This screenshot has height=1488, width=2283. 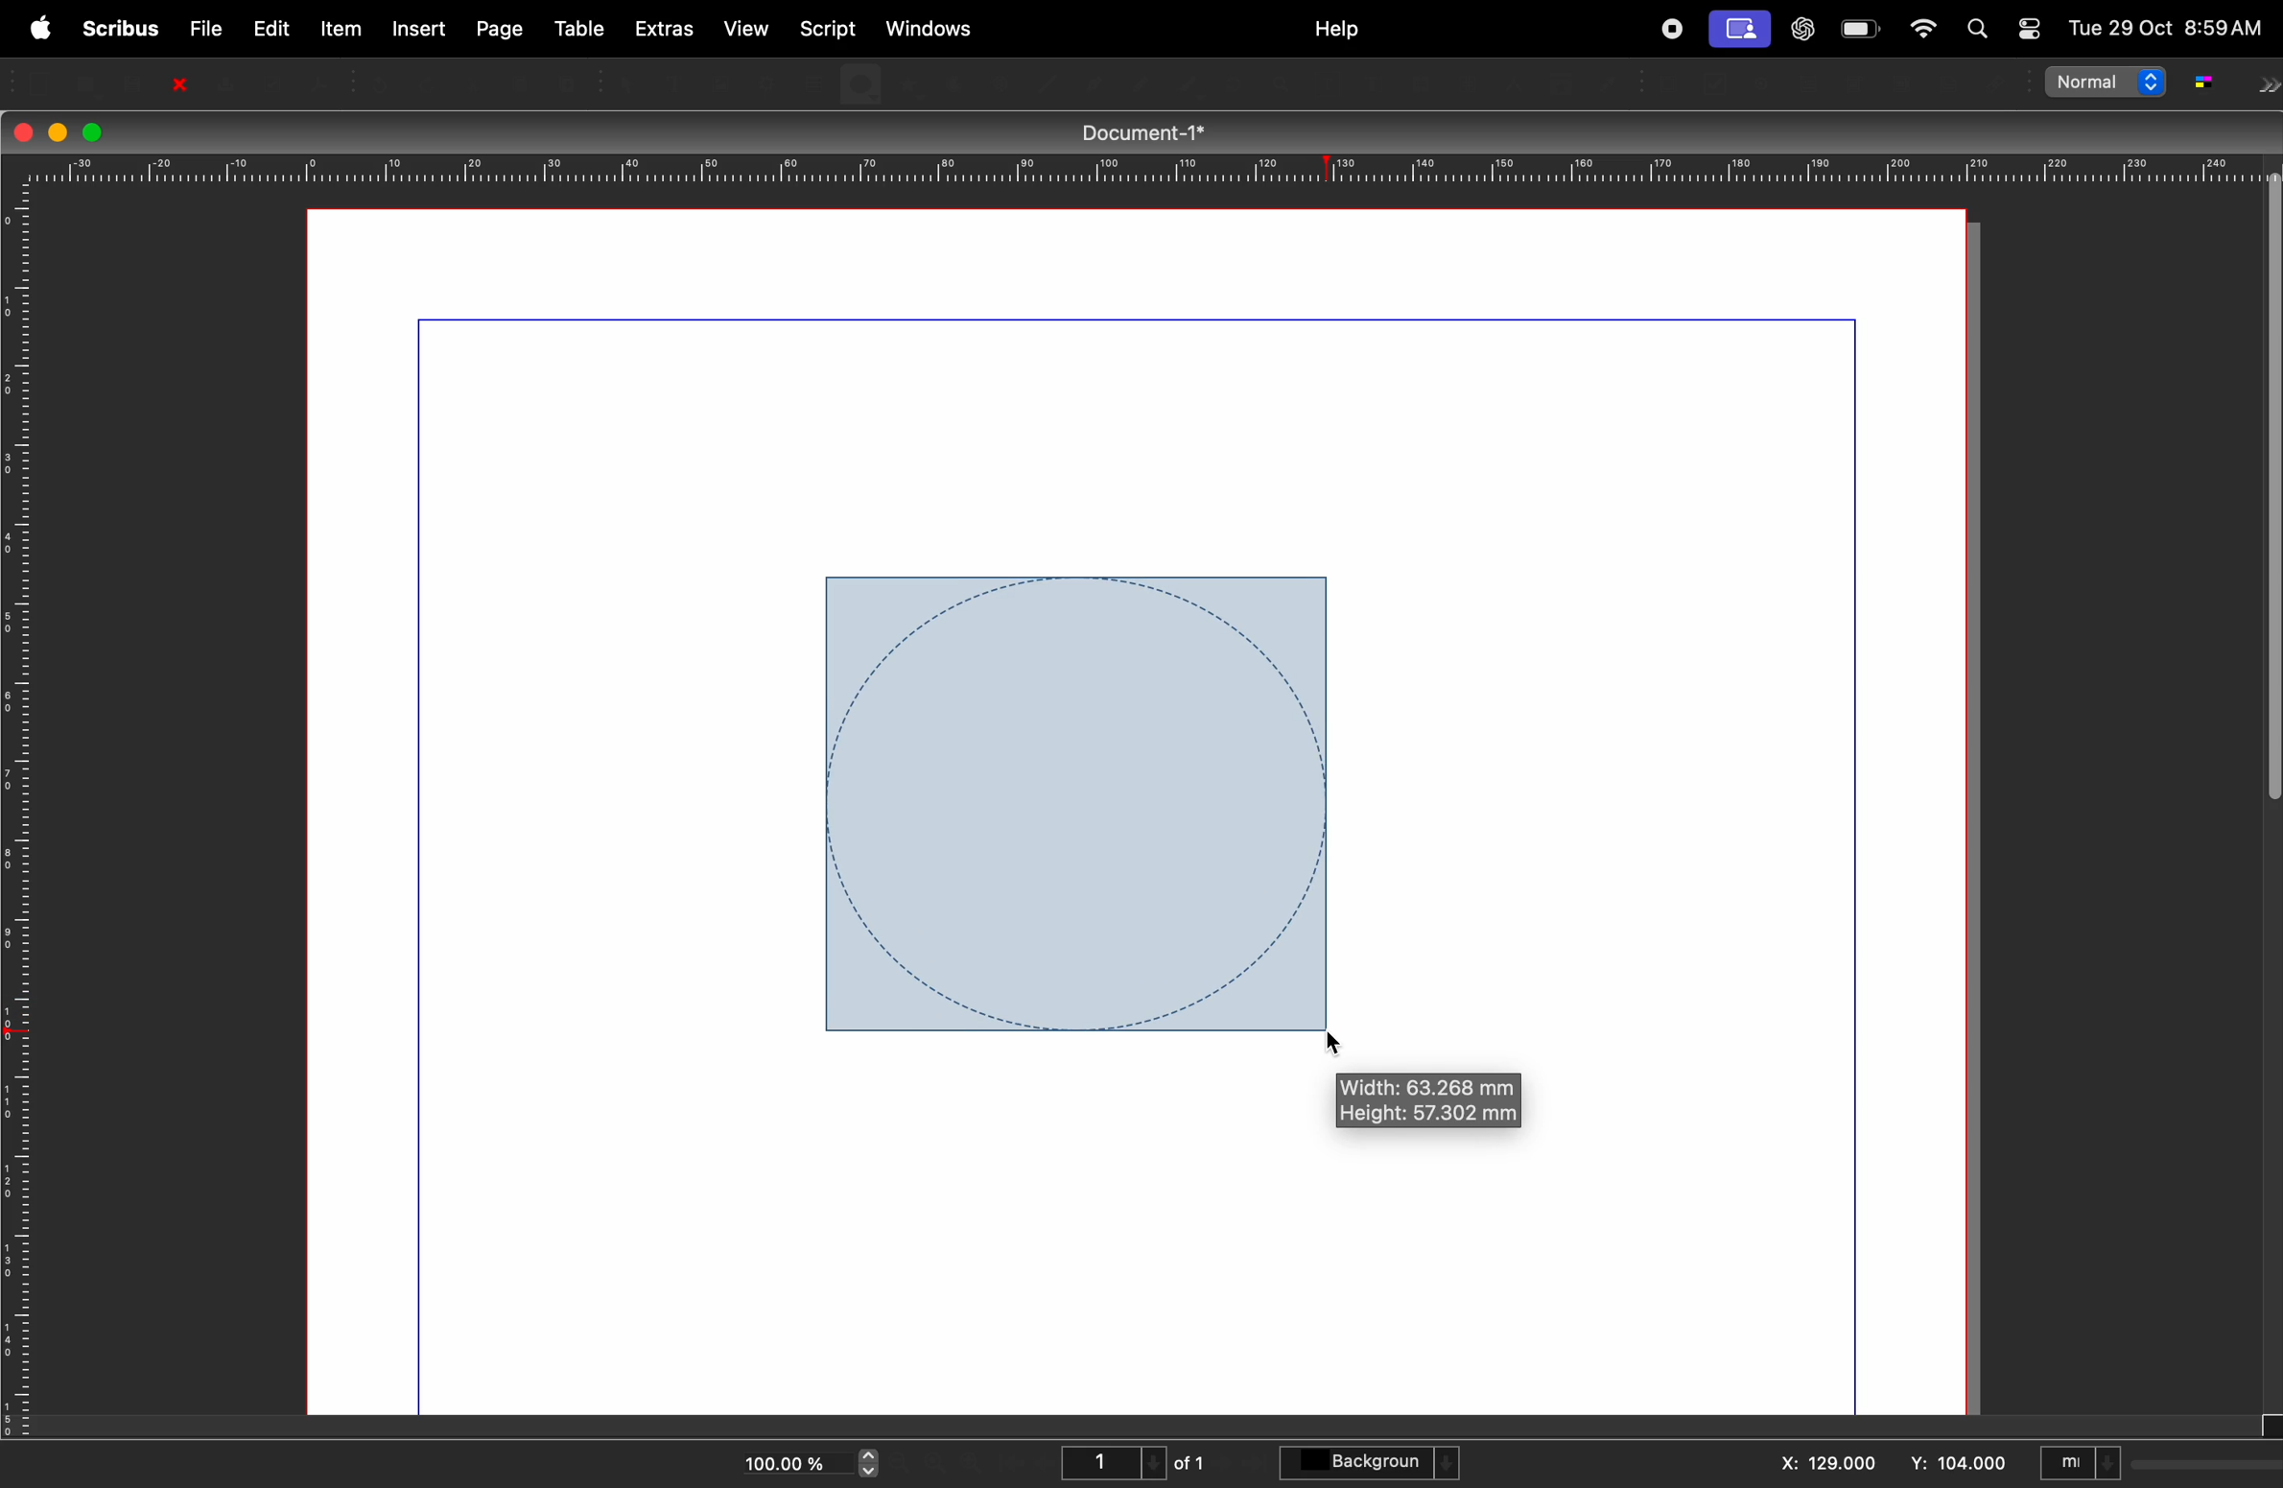 What do you see at coordinates (1993, 83) in the screenshot?
I see `Link annotation` at bounding box center [1993, 83].